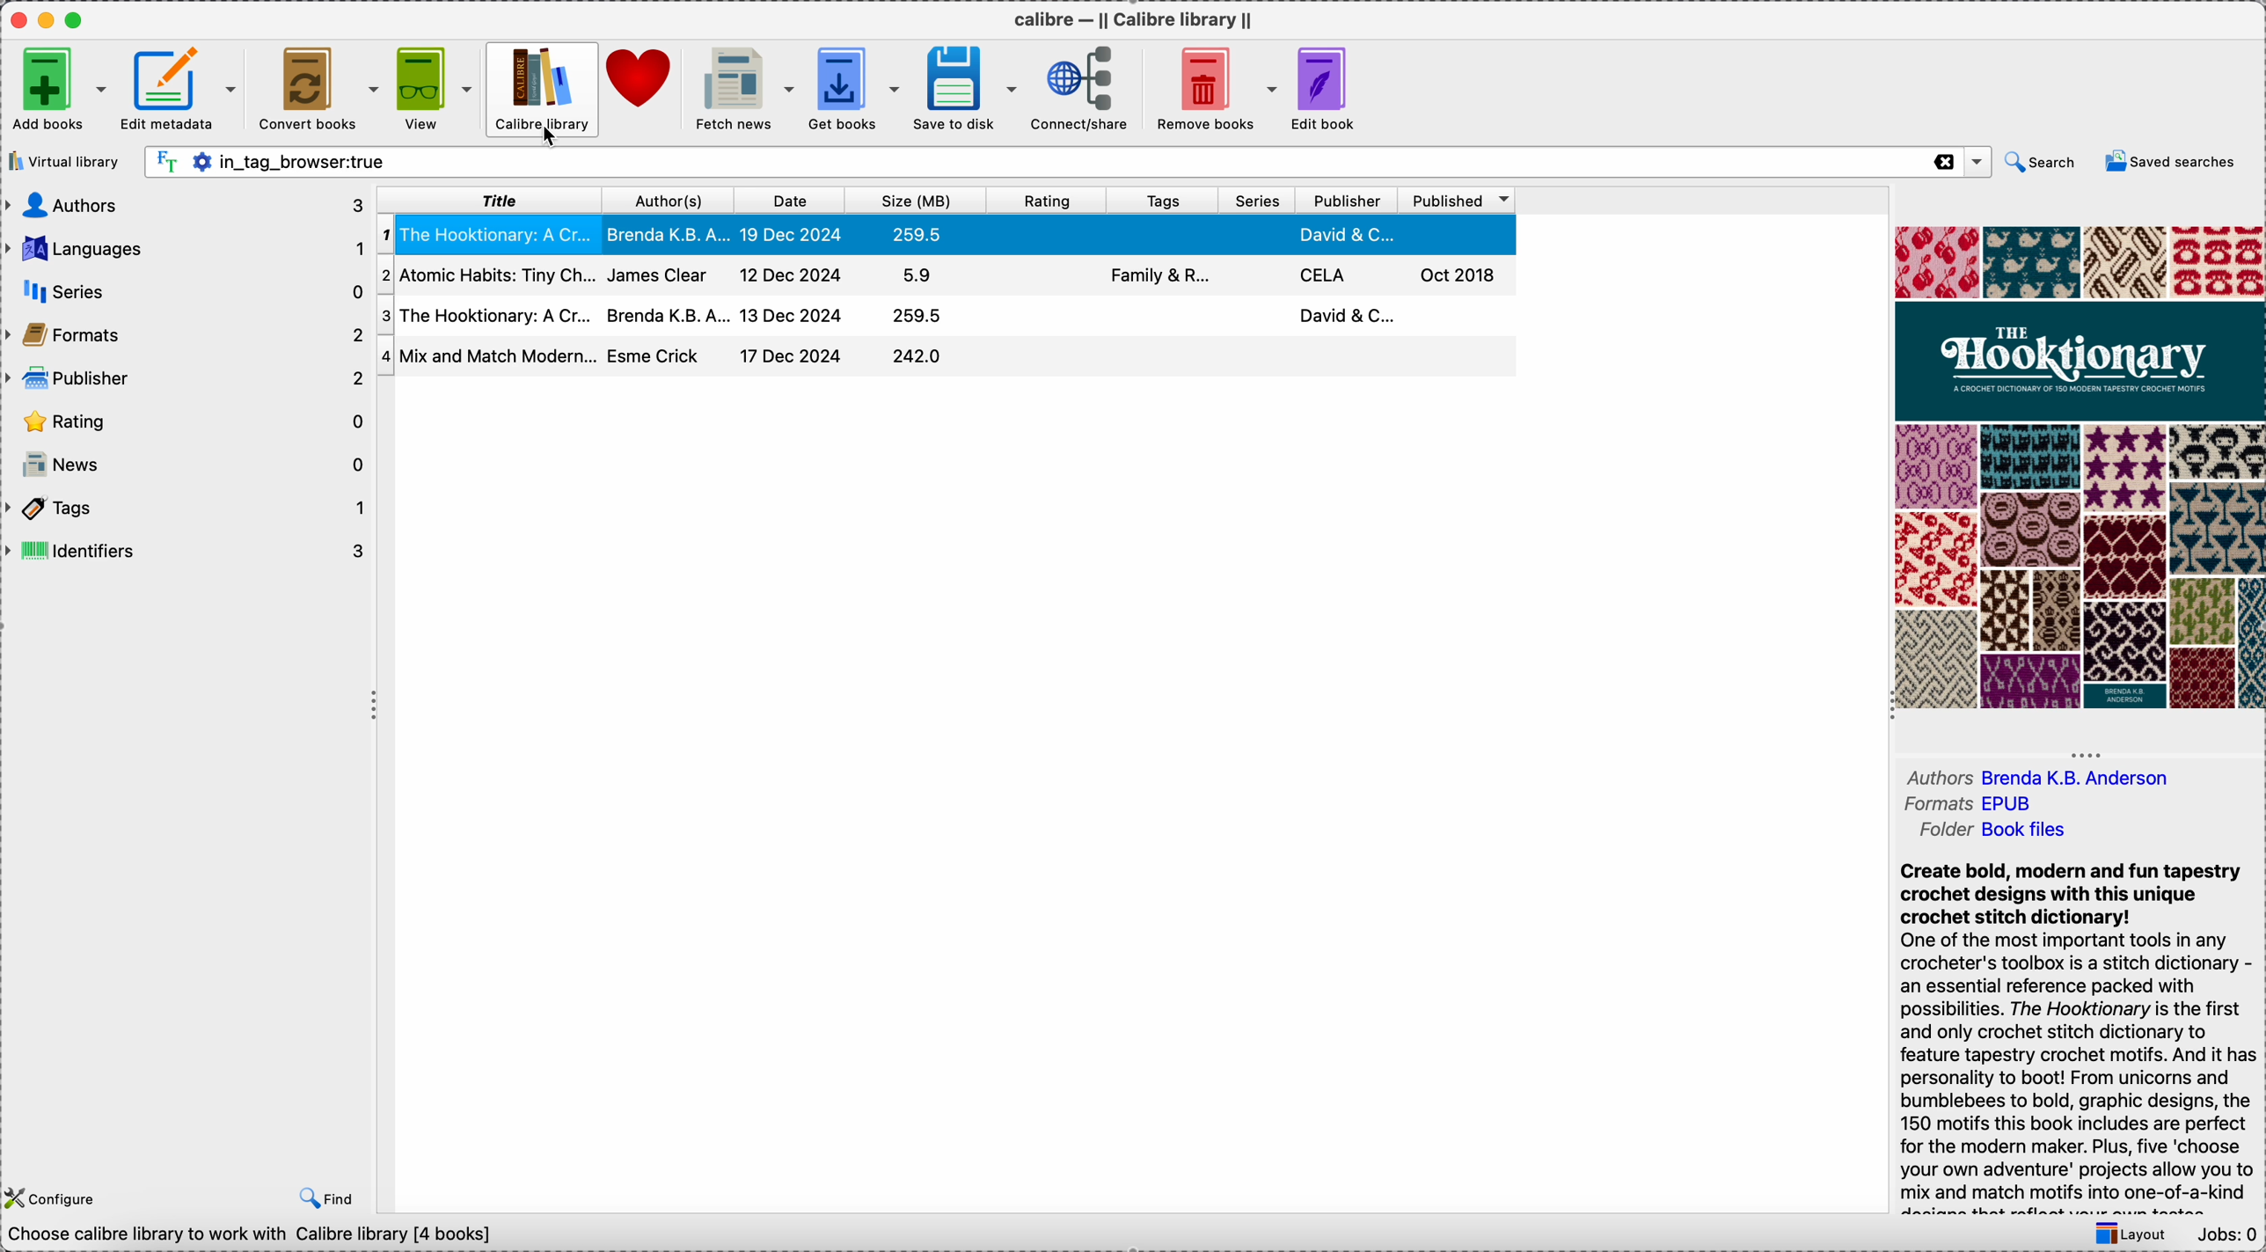 This screenshot has width=2266, height=1252. Describe the element at coordinates (664, 201) in the screenshot. I see `author(s)` at that location.